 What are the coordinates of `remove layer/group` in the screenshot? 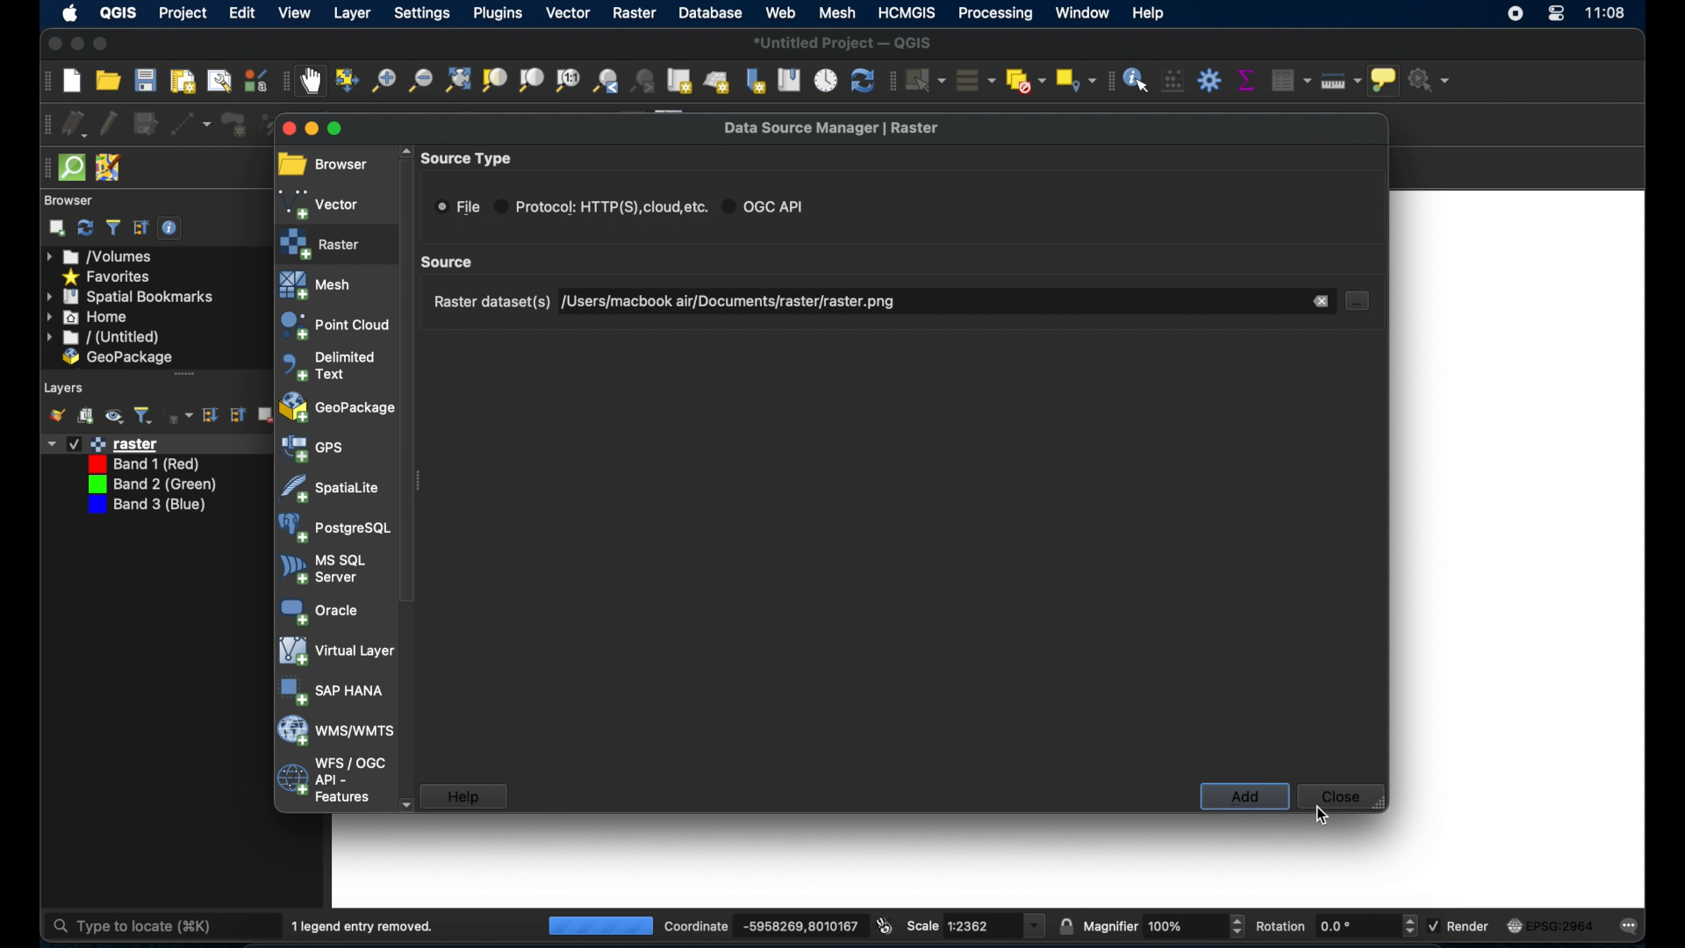 It's located at (265, 414).